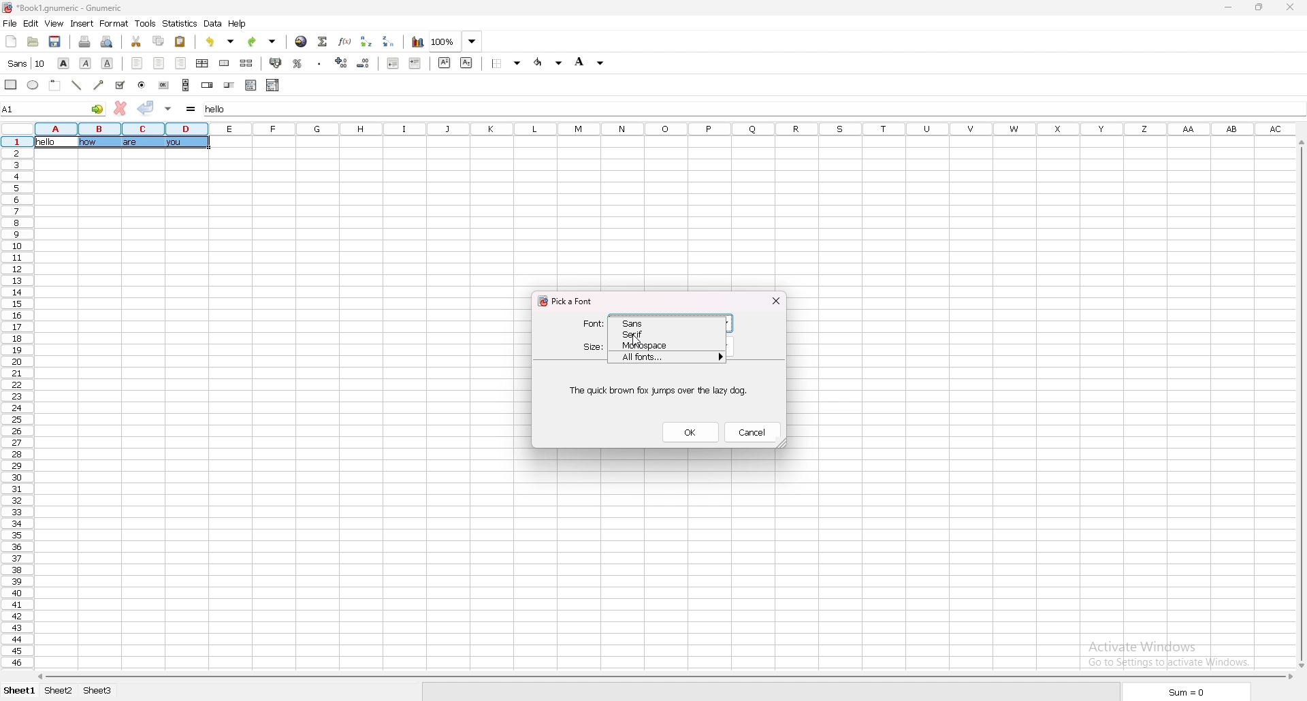 This screenshot has height=701, width=1307. I want to click on arrowed line, so click(98, 85).